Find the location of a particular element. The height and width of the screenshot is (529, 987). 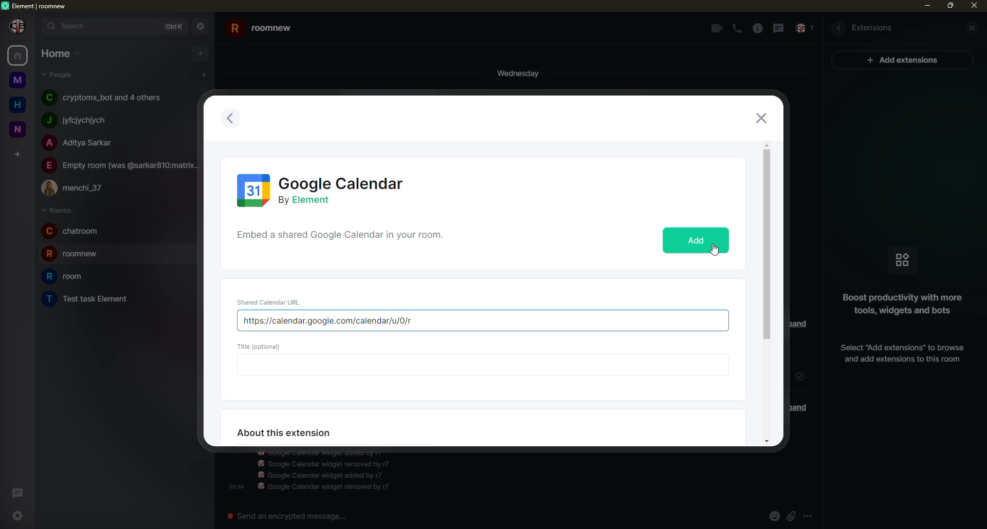

home is located at coordinates (17, 55).